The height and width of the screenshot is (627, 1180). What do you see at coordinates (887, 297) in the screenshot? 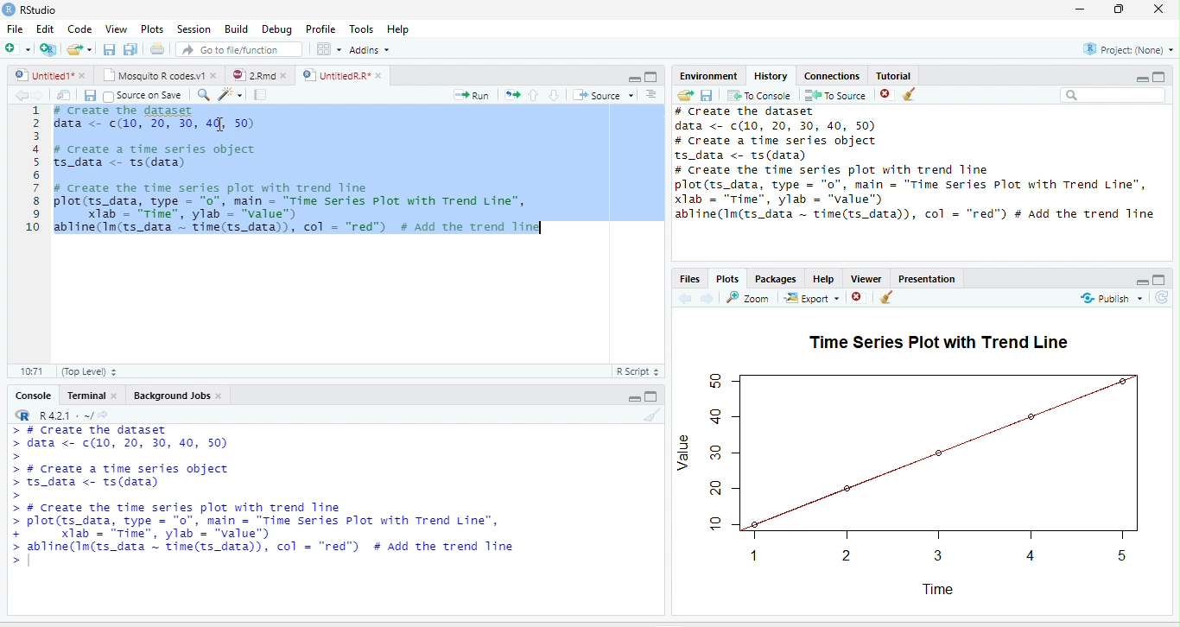
I see `Clear all plots` at bounding box center [887, 297].